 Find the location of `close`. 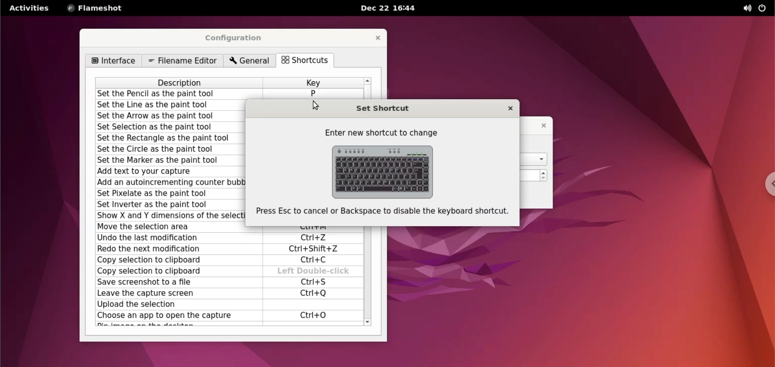

close is located at coordinates (540, 125).